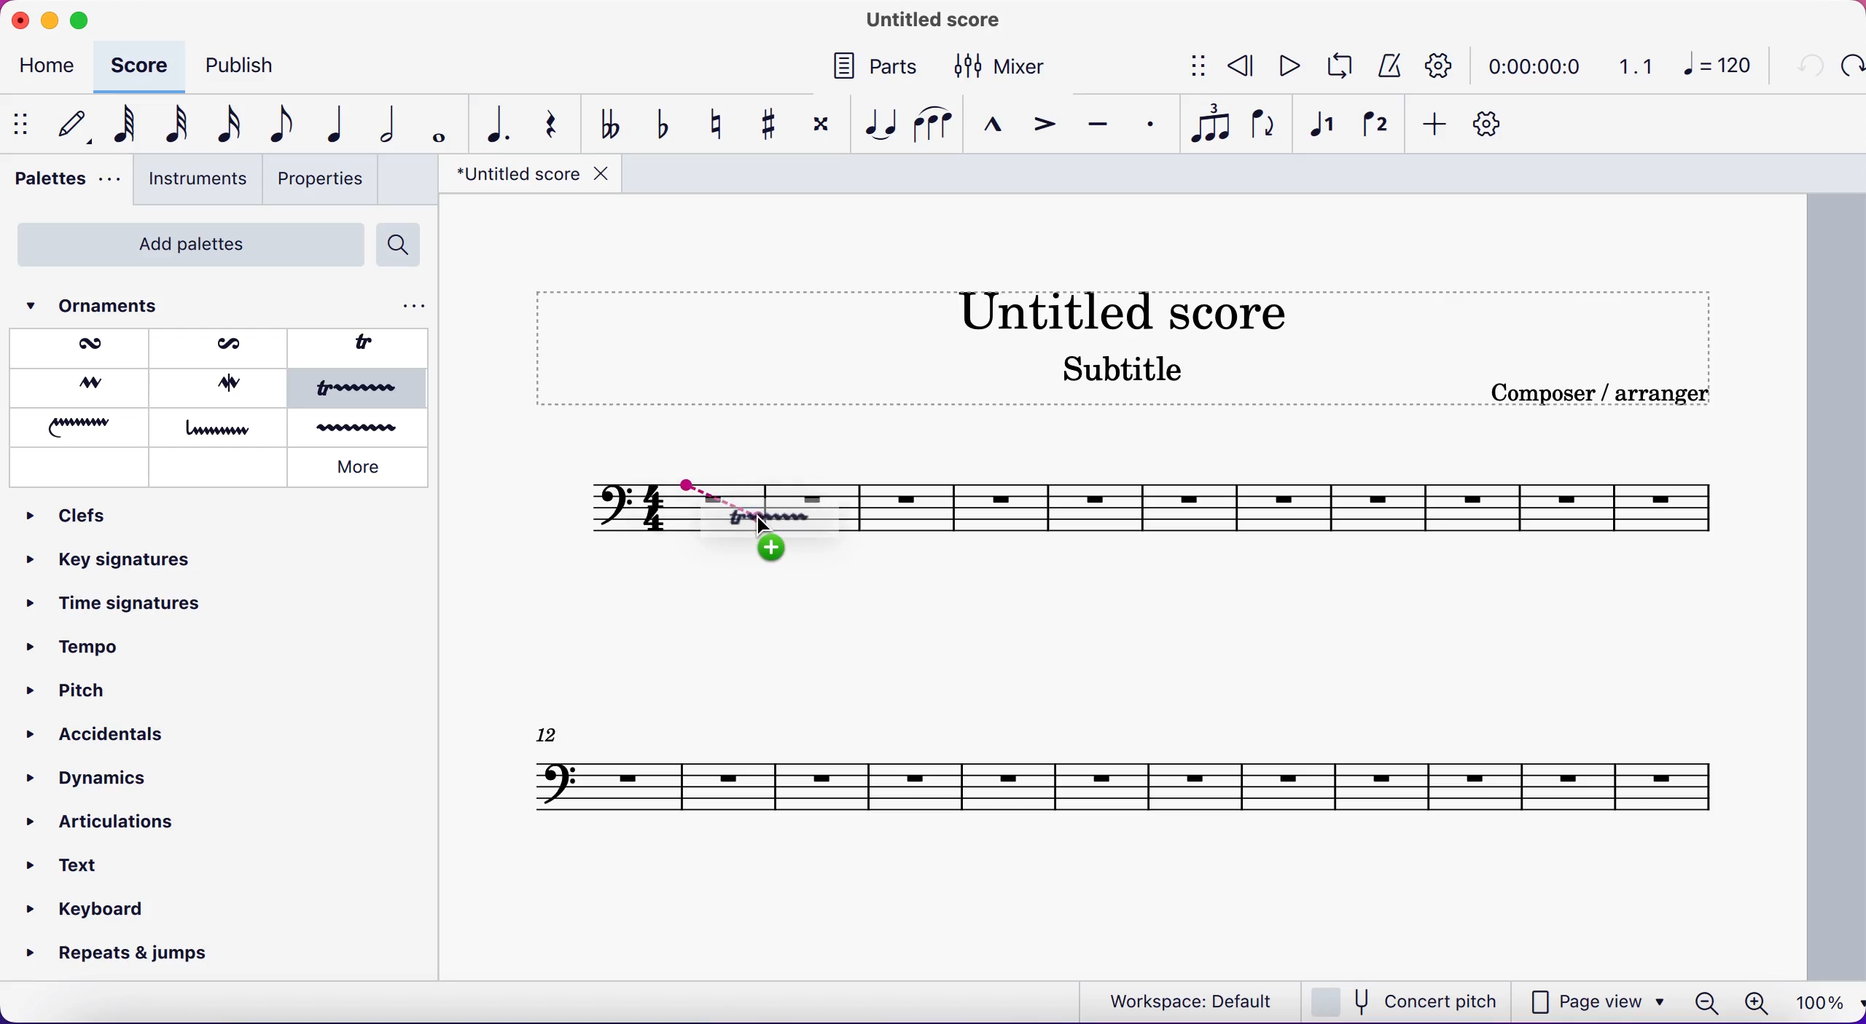  What do you see at coordinates (1616, 393) in the screenshot?
I see `Composer / arranger` at bounding box center [1616, 393].